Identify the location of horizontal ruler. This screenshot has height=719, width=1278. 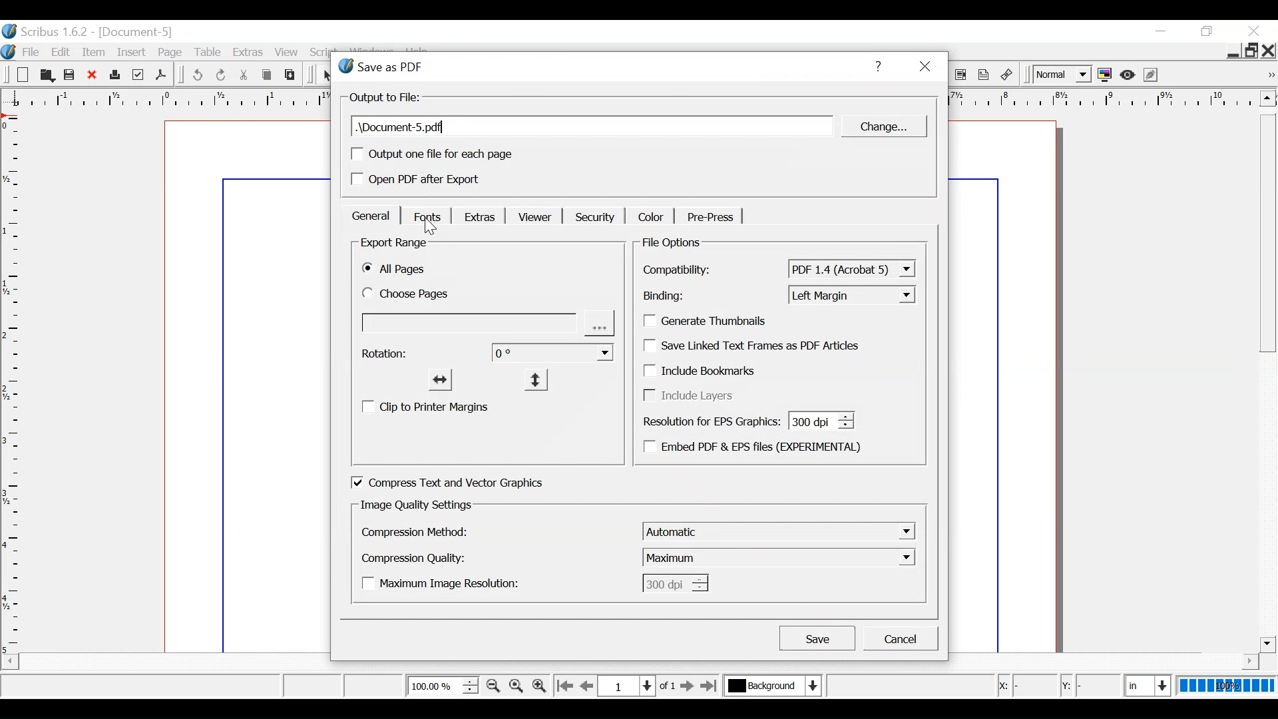
(1103, 100).